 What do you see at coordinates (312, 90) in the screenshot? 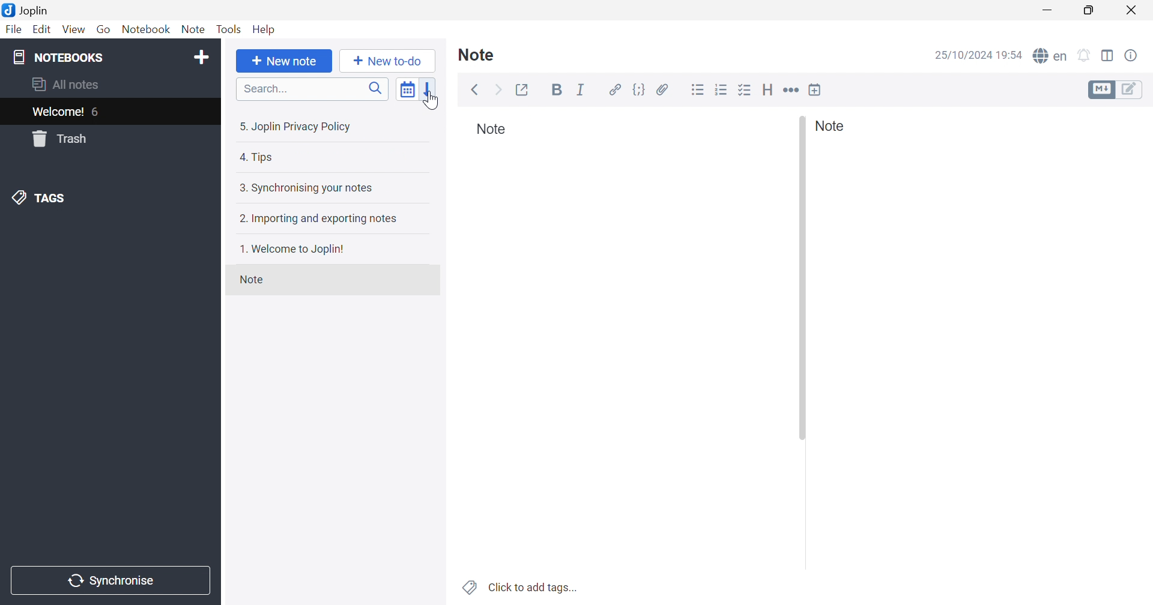
I see `Search bar` at bounding box center [312, 90].